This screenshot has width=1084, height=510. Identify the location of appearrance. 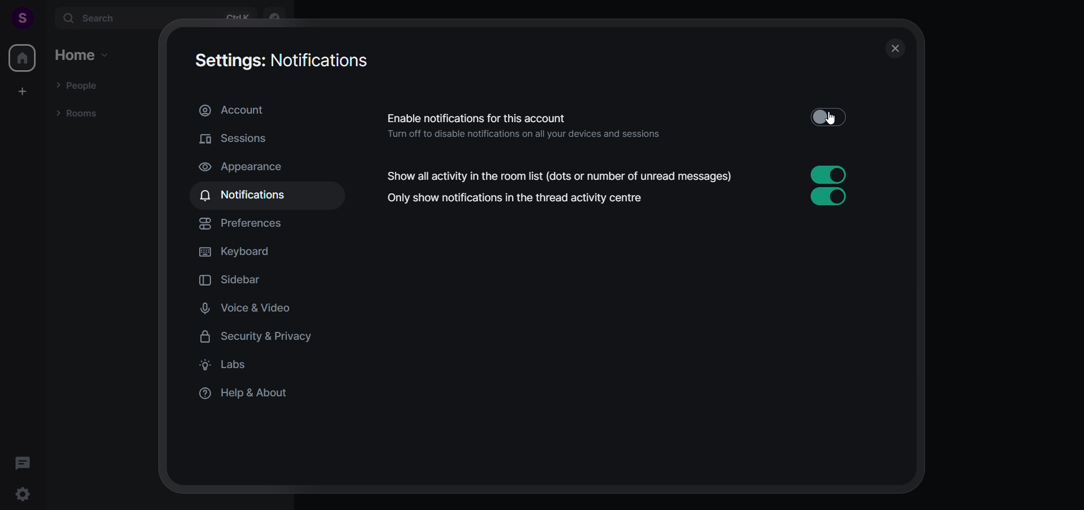
(255, 166).